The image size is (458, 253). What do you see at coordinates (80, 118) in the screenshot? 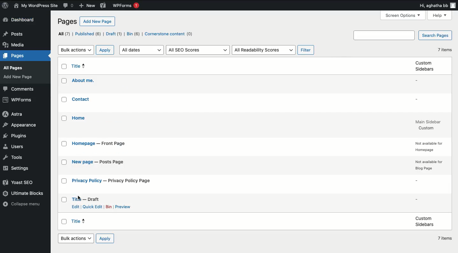
I see `Title` at bounding box center [80, 118].